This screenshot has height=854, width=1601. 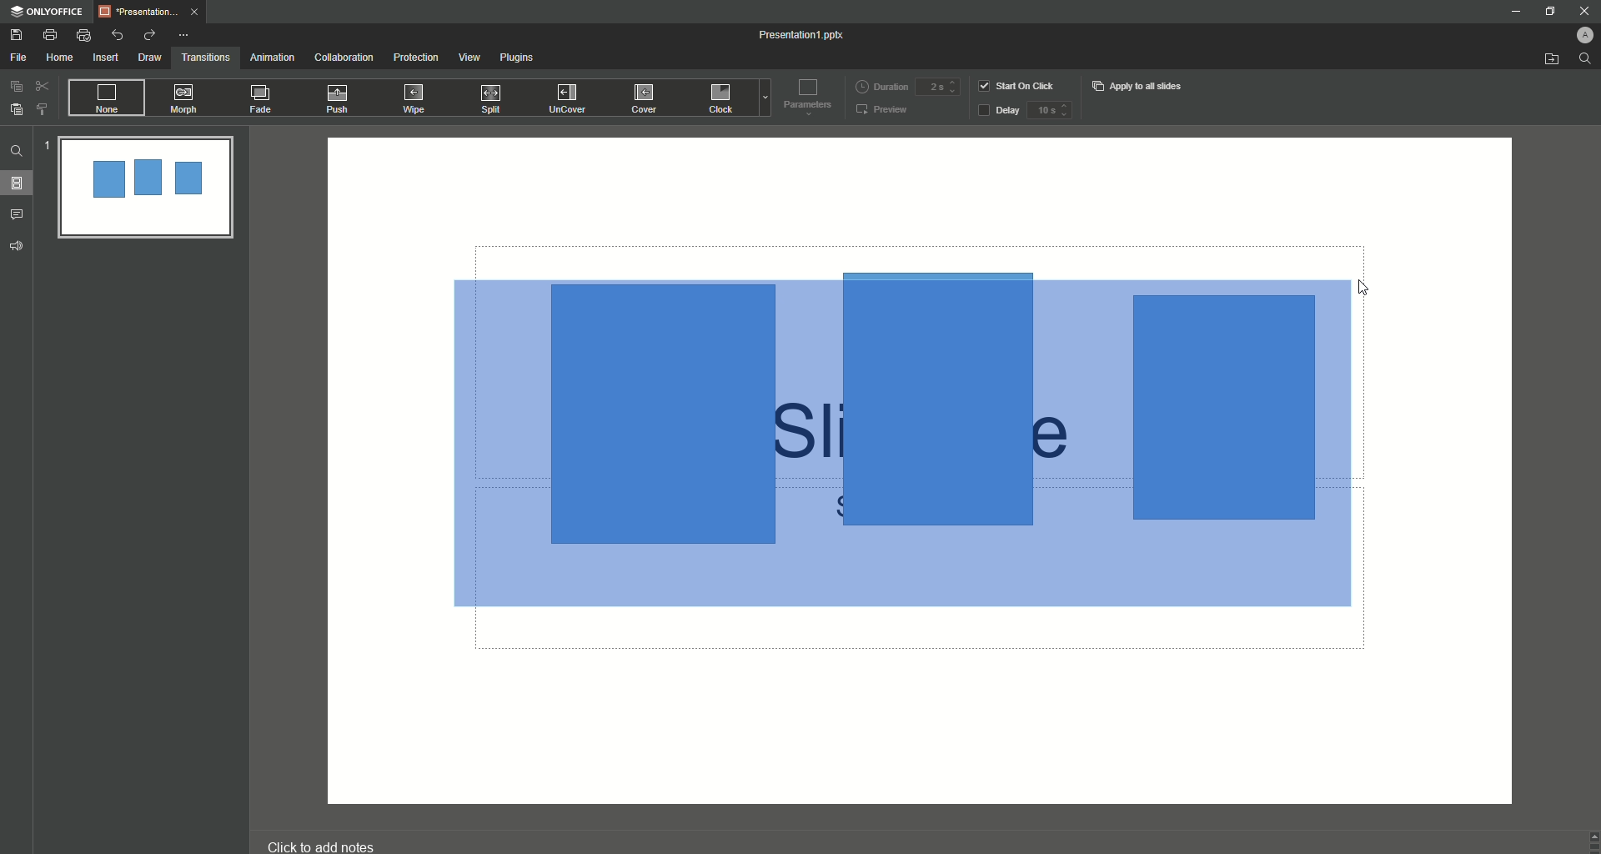 I want to click on Quick Print, so click(x=84, y=36).